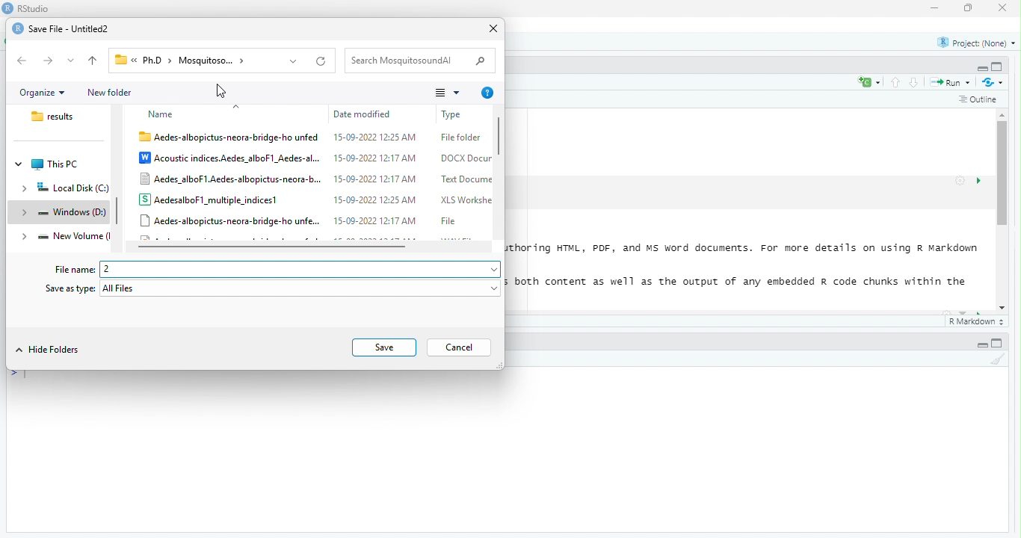 The width and height of the screenshot is (1021, 538). Describe the element at coordinates (406, 61) in the screenshot. I see `Search MosquitosoundAl` at that location.